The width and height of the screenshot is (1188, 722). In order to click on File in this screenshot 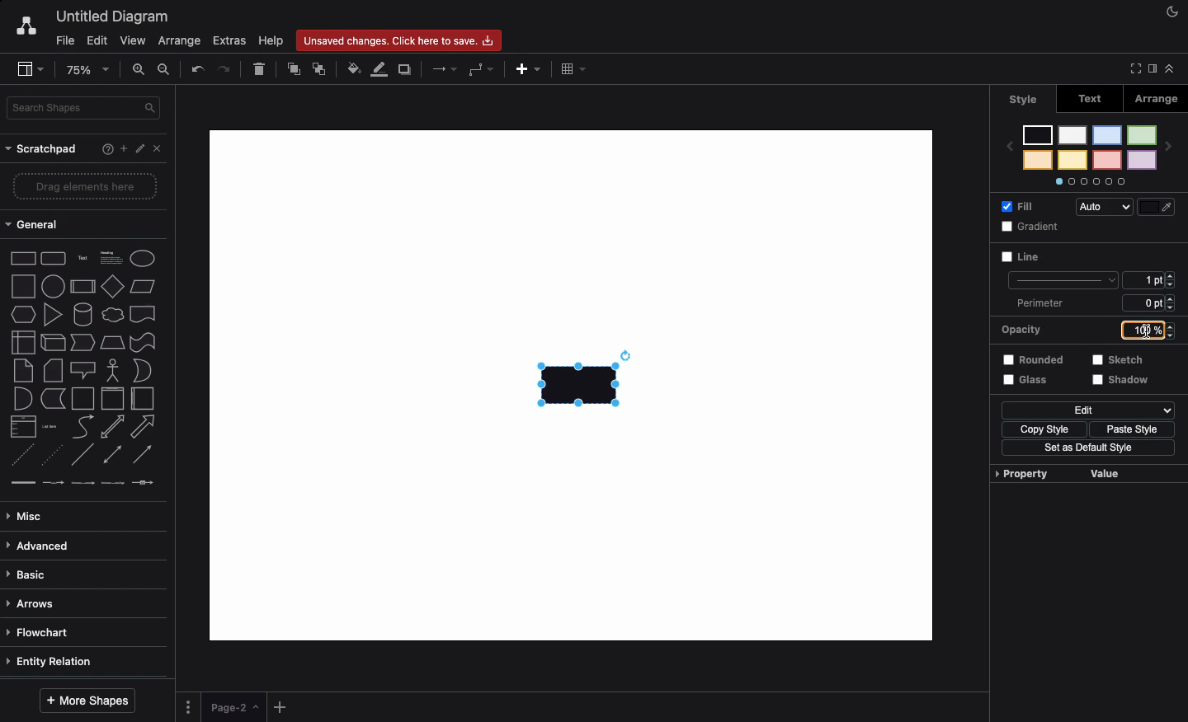, I will do `click(63, 40)`.